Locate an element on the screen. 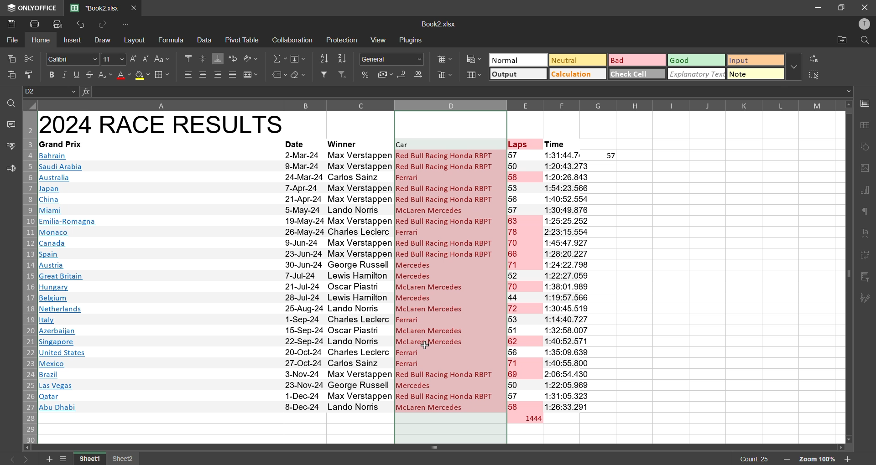 This screenshot has width=876, height=465. print is located at coordinates (36, 23).